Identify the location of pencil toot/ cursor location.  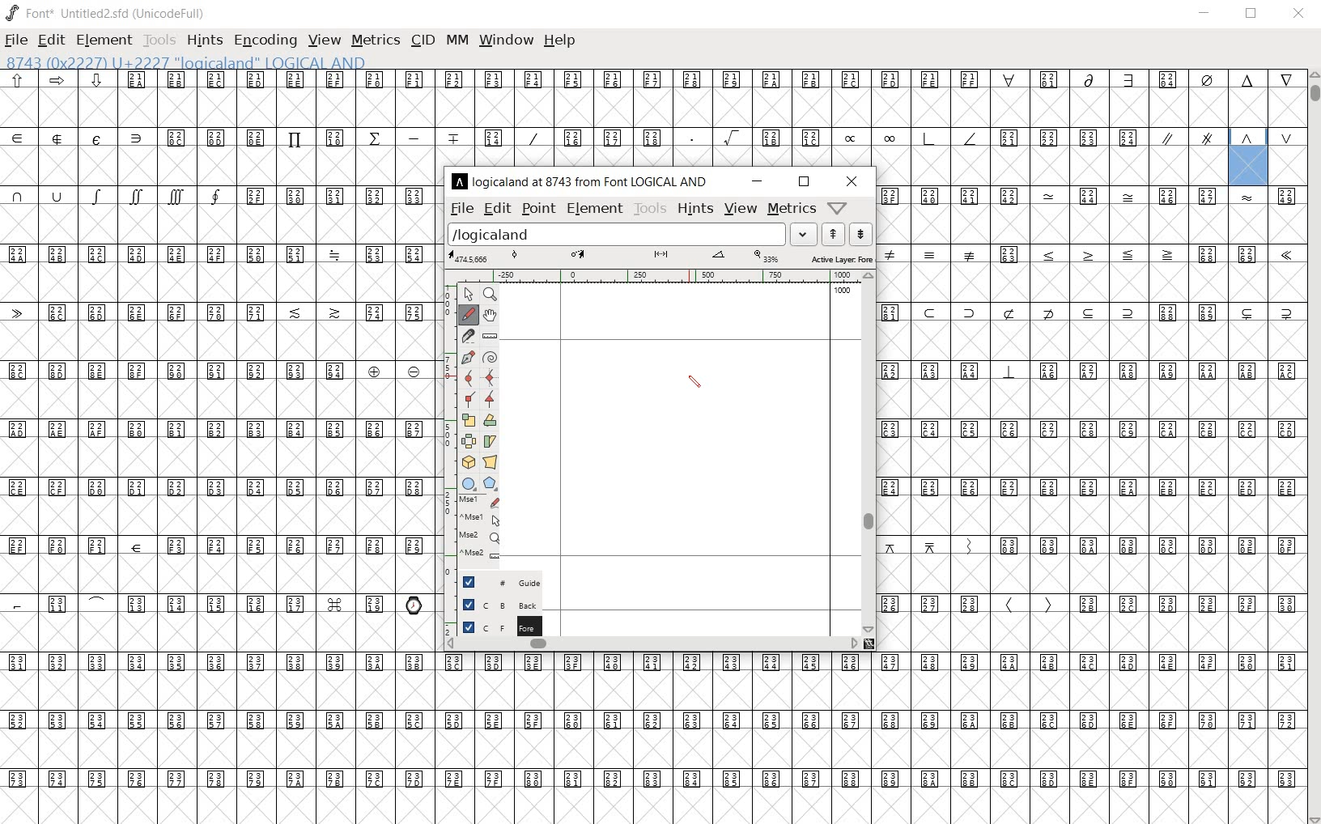
(694, 382).